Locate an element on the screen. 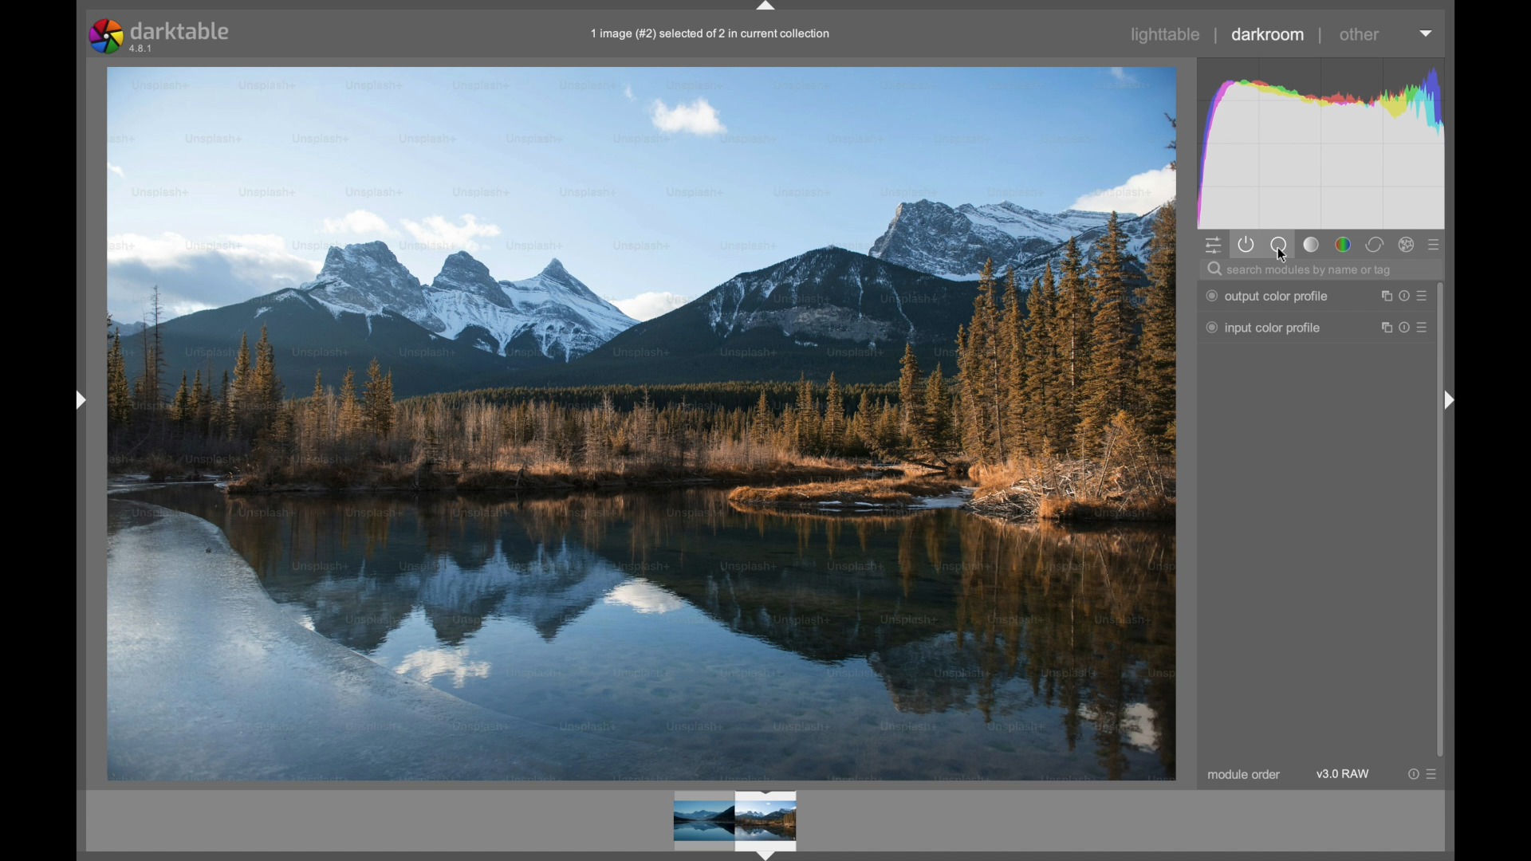 This screenshot has height=861, width=1531. reset parameters is located at coordinates (1404, 328).